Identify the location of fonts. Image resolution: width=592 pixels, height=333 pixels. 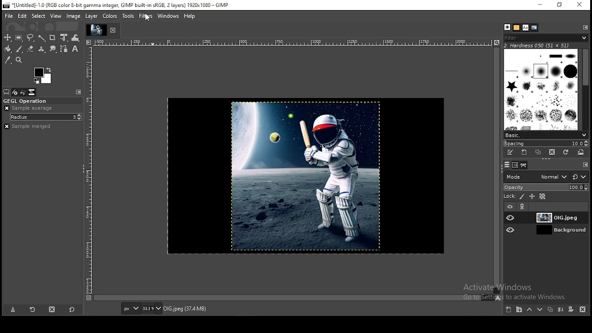
(525, 28).